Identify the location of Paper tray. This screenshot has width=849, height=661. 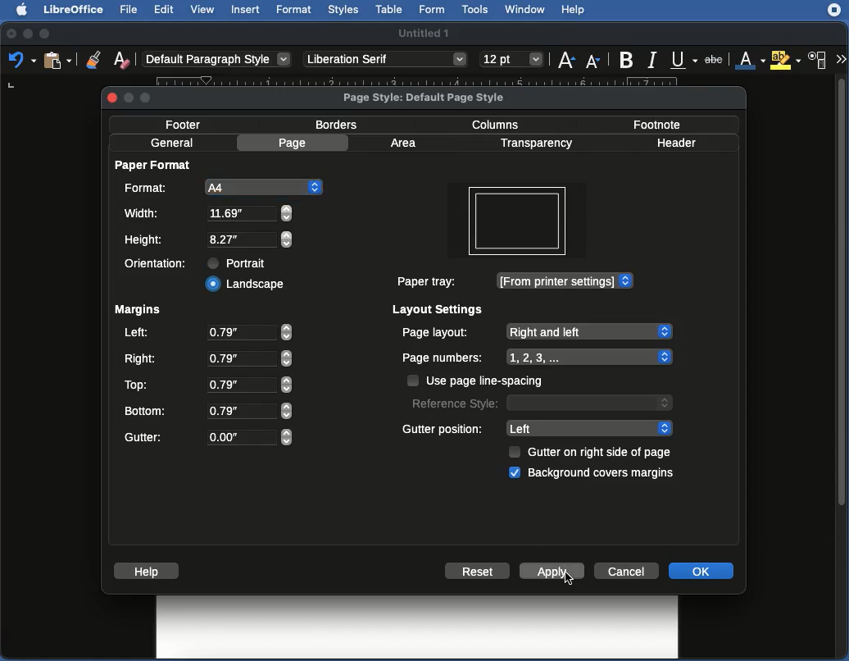
(429, 280).